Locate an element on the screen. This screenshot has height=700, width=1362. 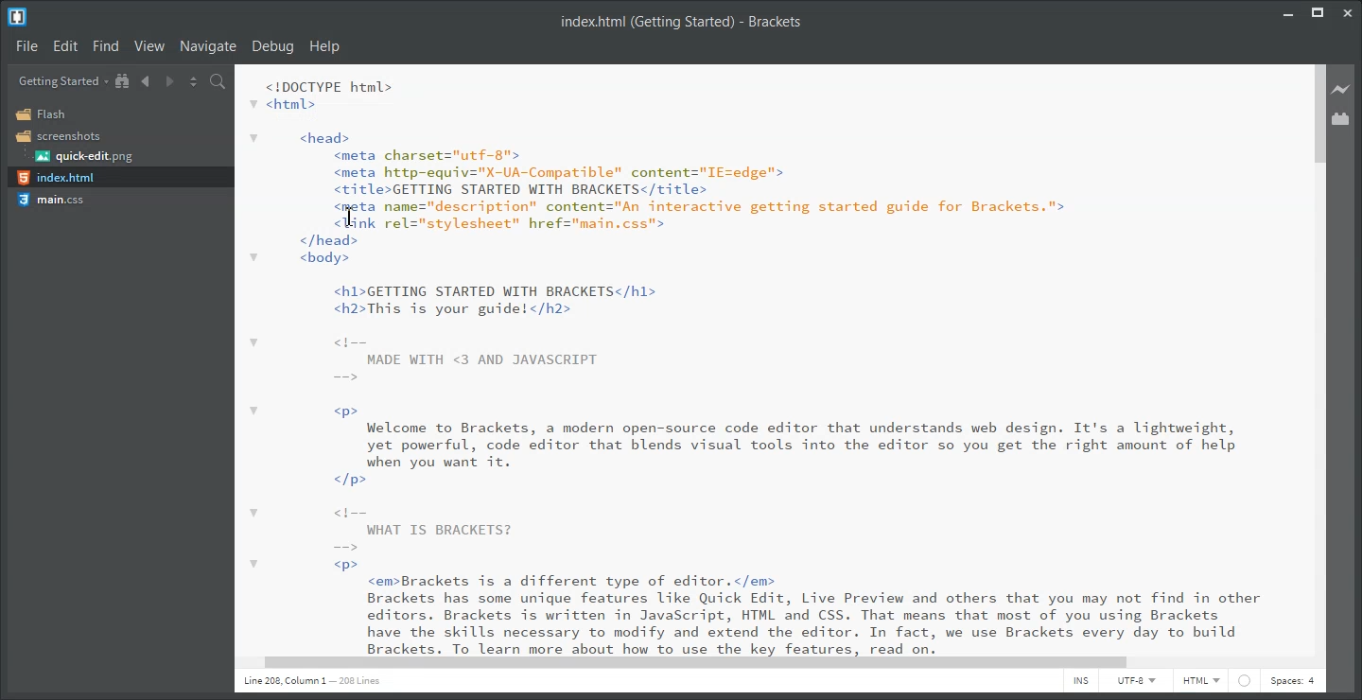
Horizontal Scroll Bar is located at coordinates (764, 662).